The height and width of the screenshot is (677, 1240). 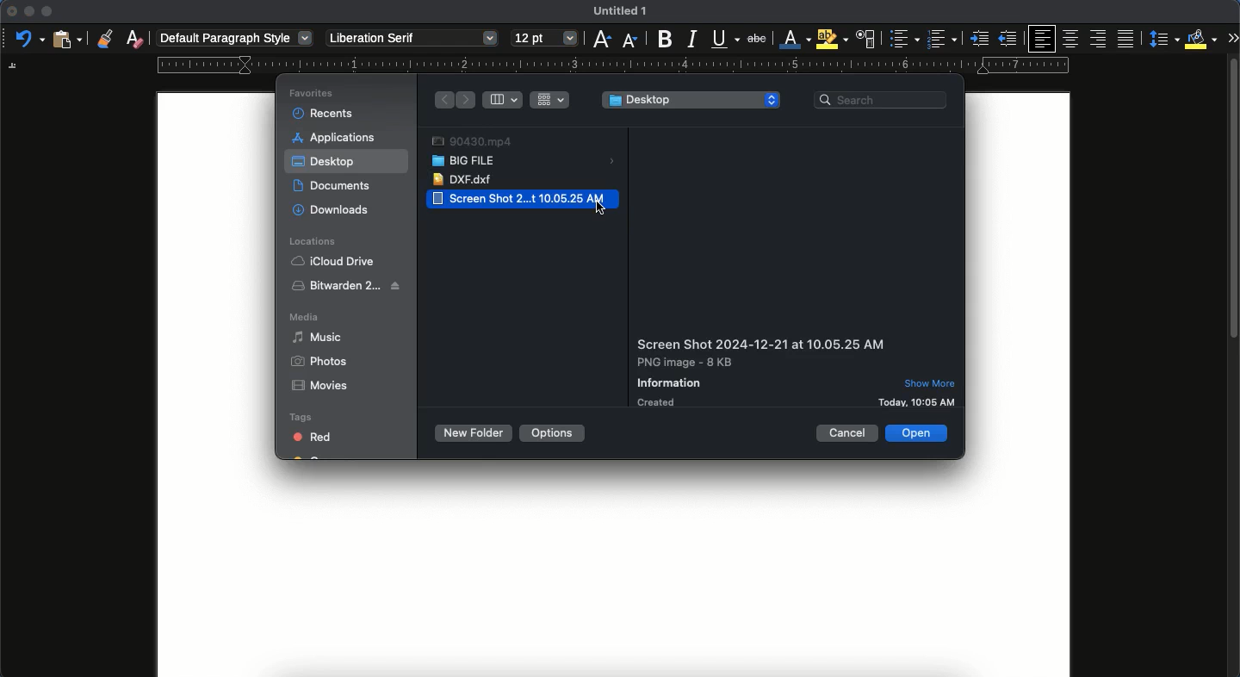 What do you see at coordinates (309, 94) in the screenshot?
I see `favorites` at bounding box center [309, 94].